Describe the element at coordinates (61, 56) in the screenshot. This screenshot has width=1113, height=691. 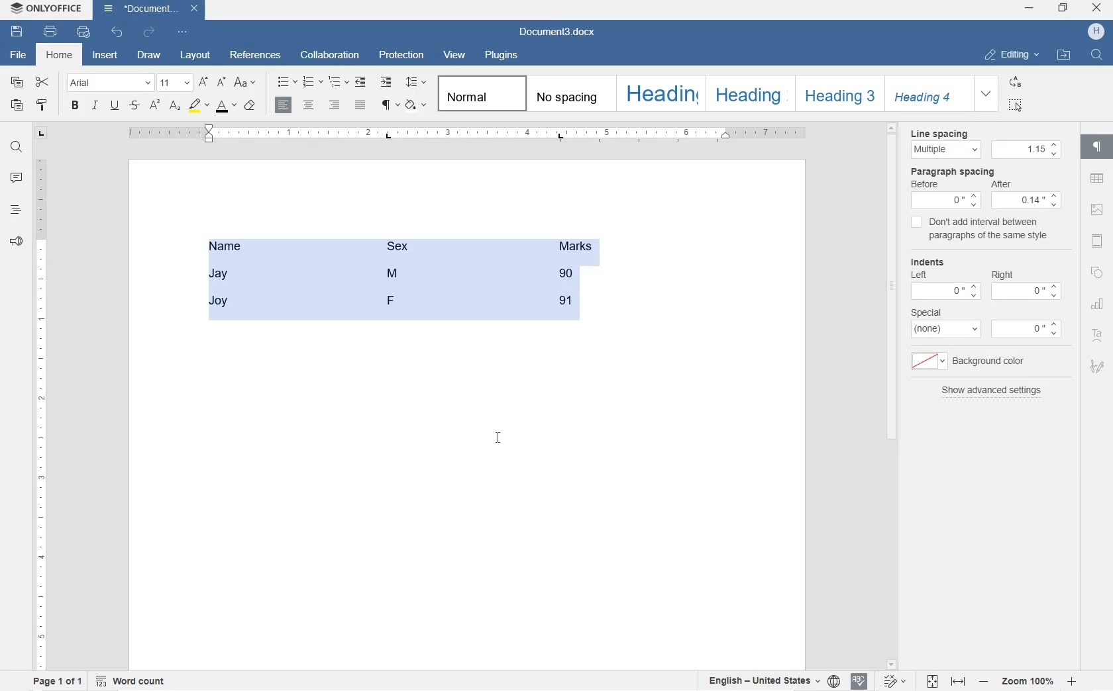
I see `HOME` at that location.